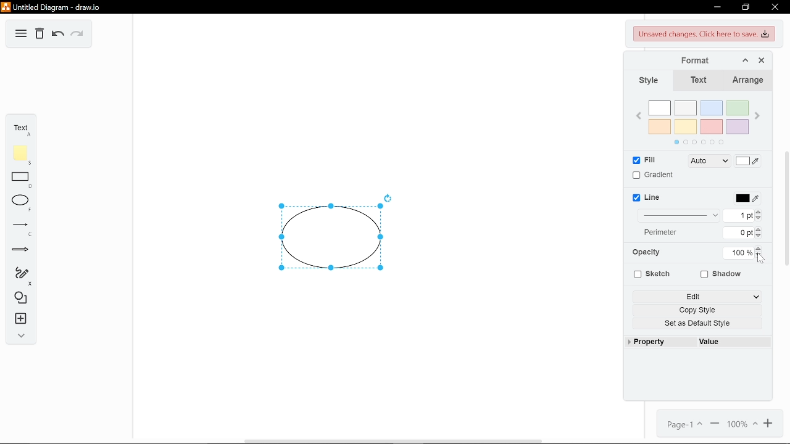  Describe the element at coordinates (763, 59) in the screenshot. I see `Close` at that location.